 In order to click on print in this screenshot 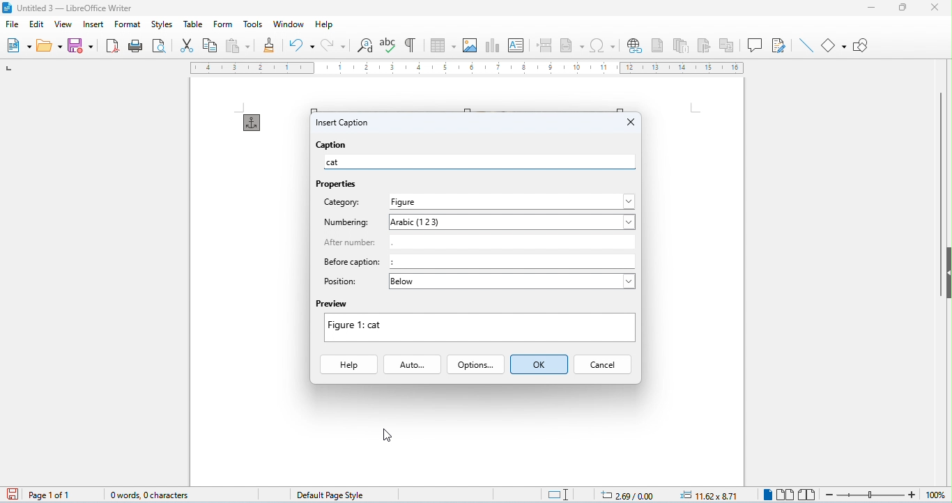, I will do `click(137, 46)`.